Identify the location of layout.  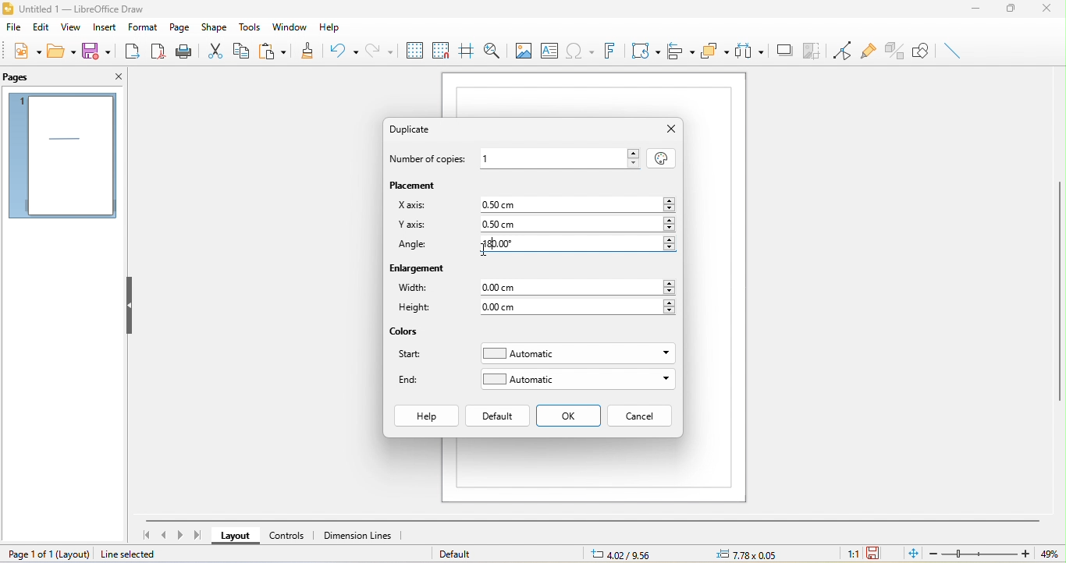
(233, 536).